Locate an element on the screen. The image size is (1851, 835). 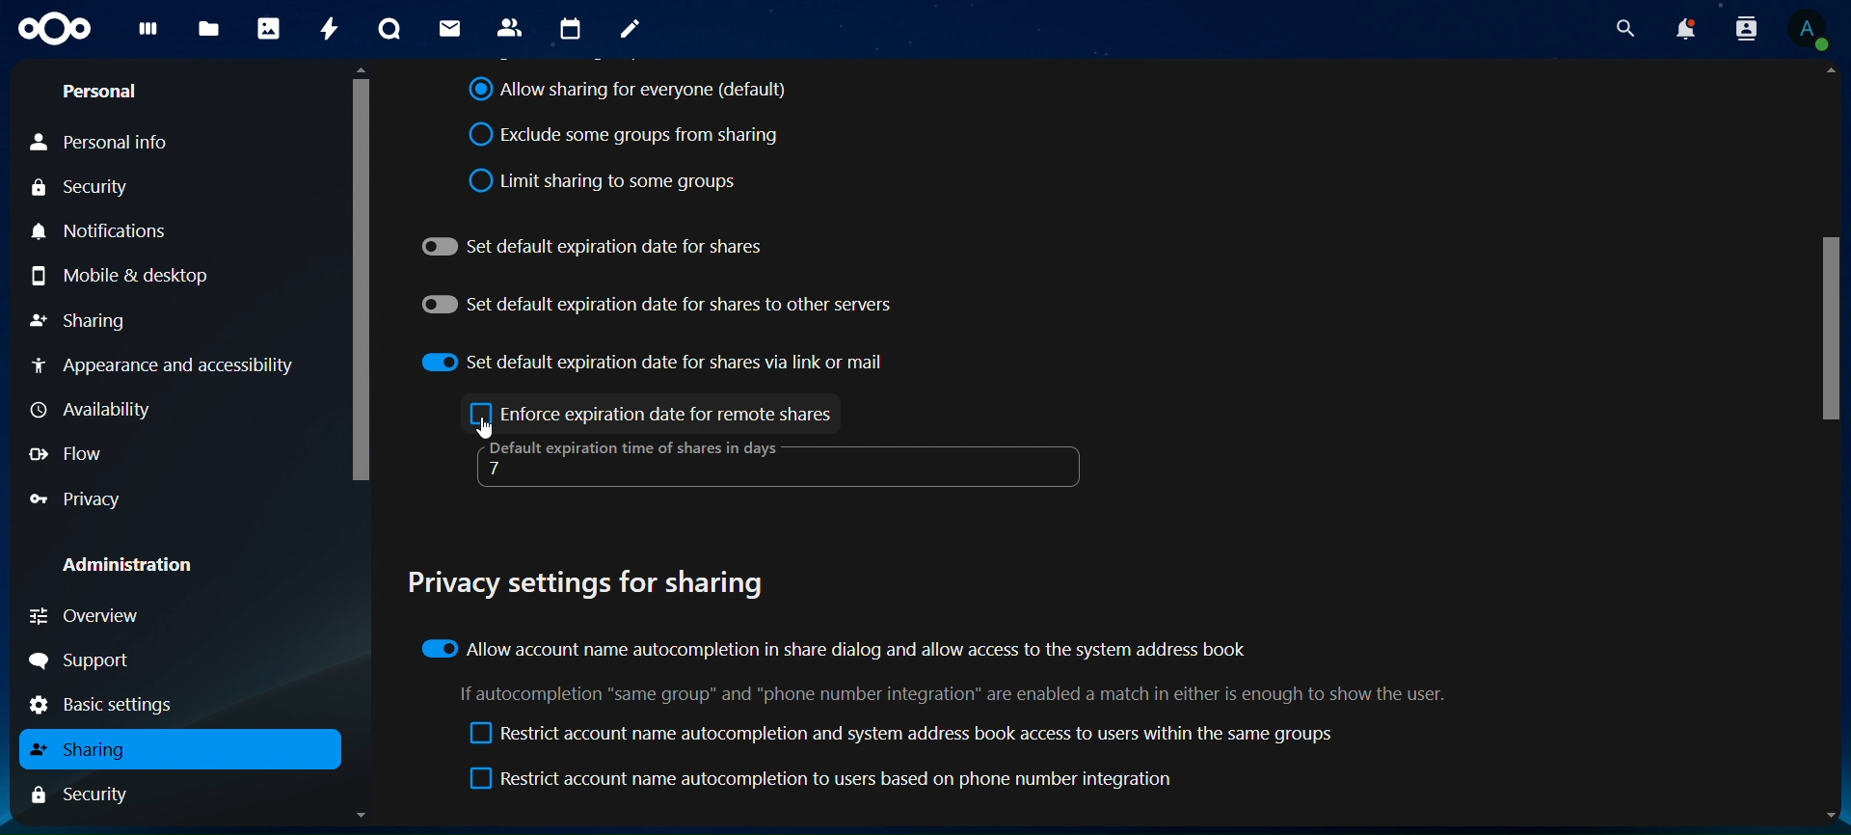
enforce expiration date for remote shares is located at coordinates (654, 416).